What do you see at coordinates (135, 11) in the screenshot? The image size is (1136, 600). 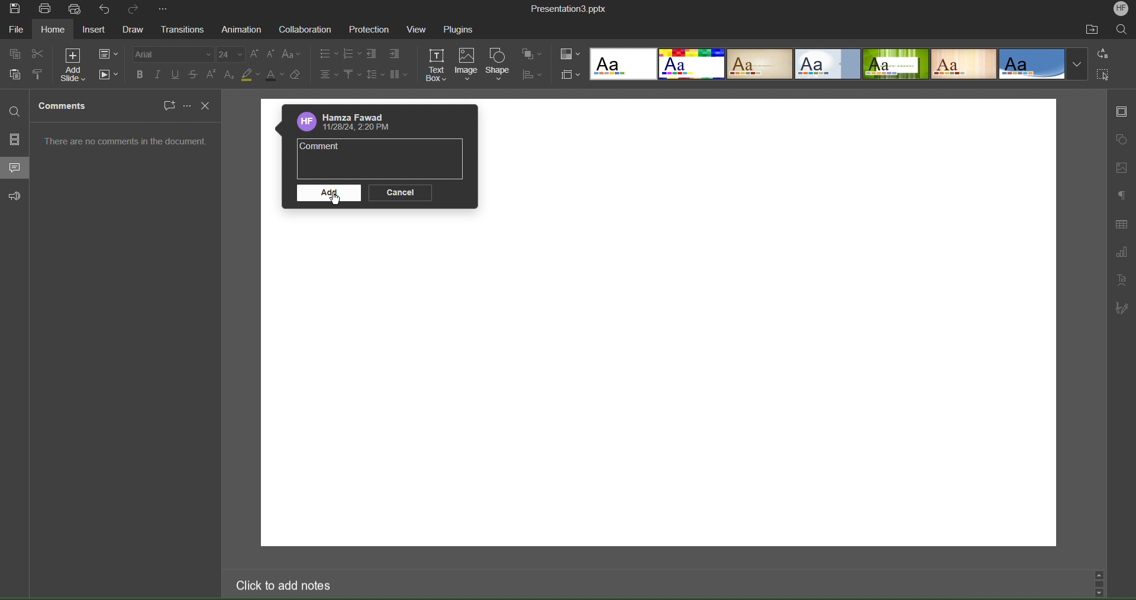 I see `Redo` at bounding box center [135, 11].